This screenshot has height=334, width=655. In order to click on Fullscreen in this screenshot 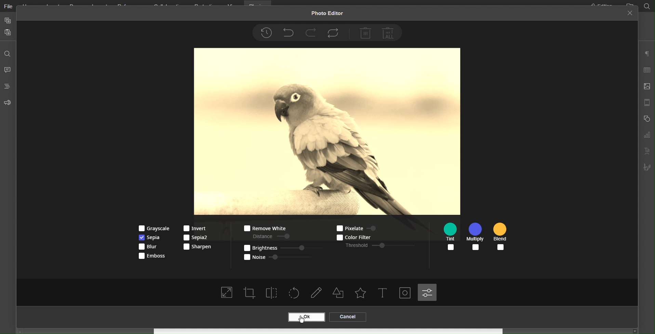, I will do `click(226, 293)`.